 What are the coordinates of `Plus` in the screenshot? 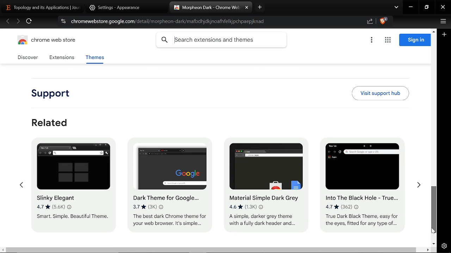 It's located at (445, 35).